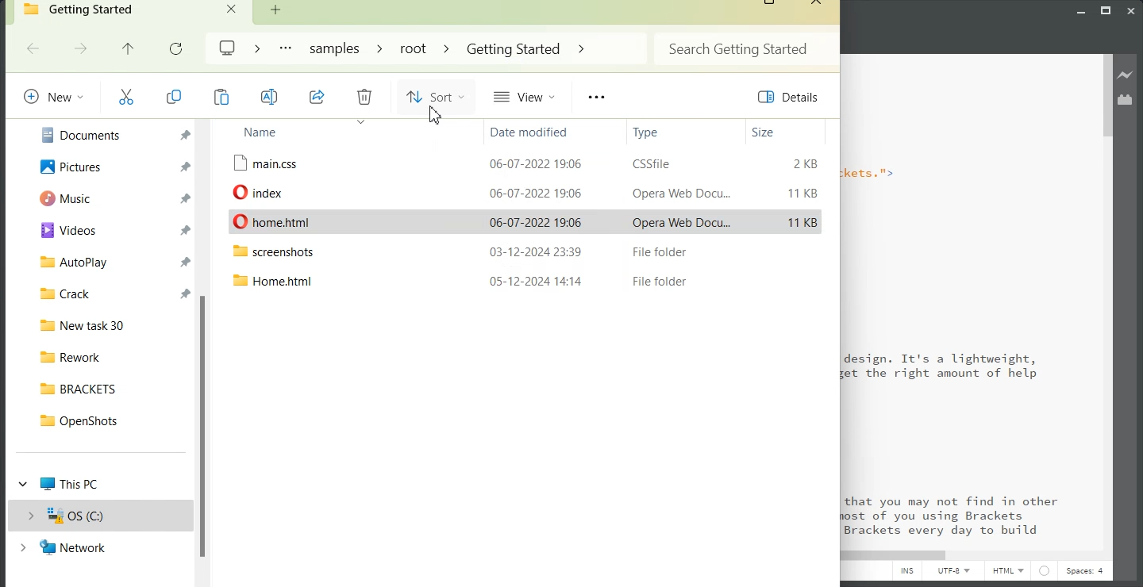  Describe the element at coordinates (1106, 301) in the screenshot. I see `Vertical Scroll bar ` at that location.